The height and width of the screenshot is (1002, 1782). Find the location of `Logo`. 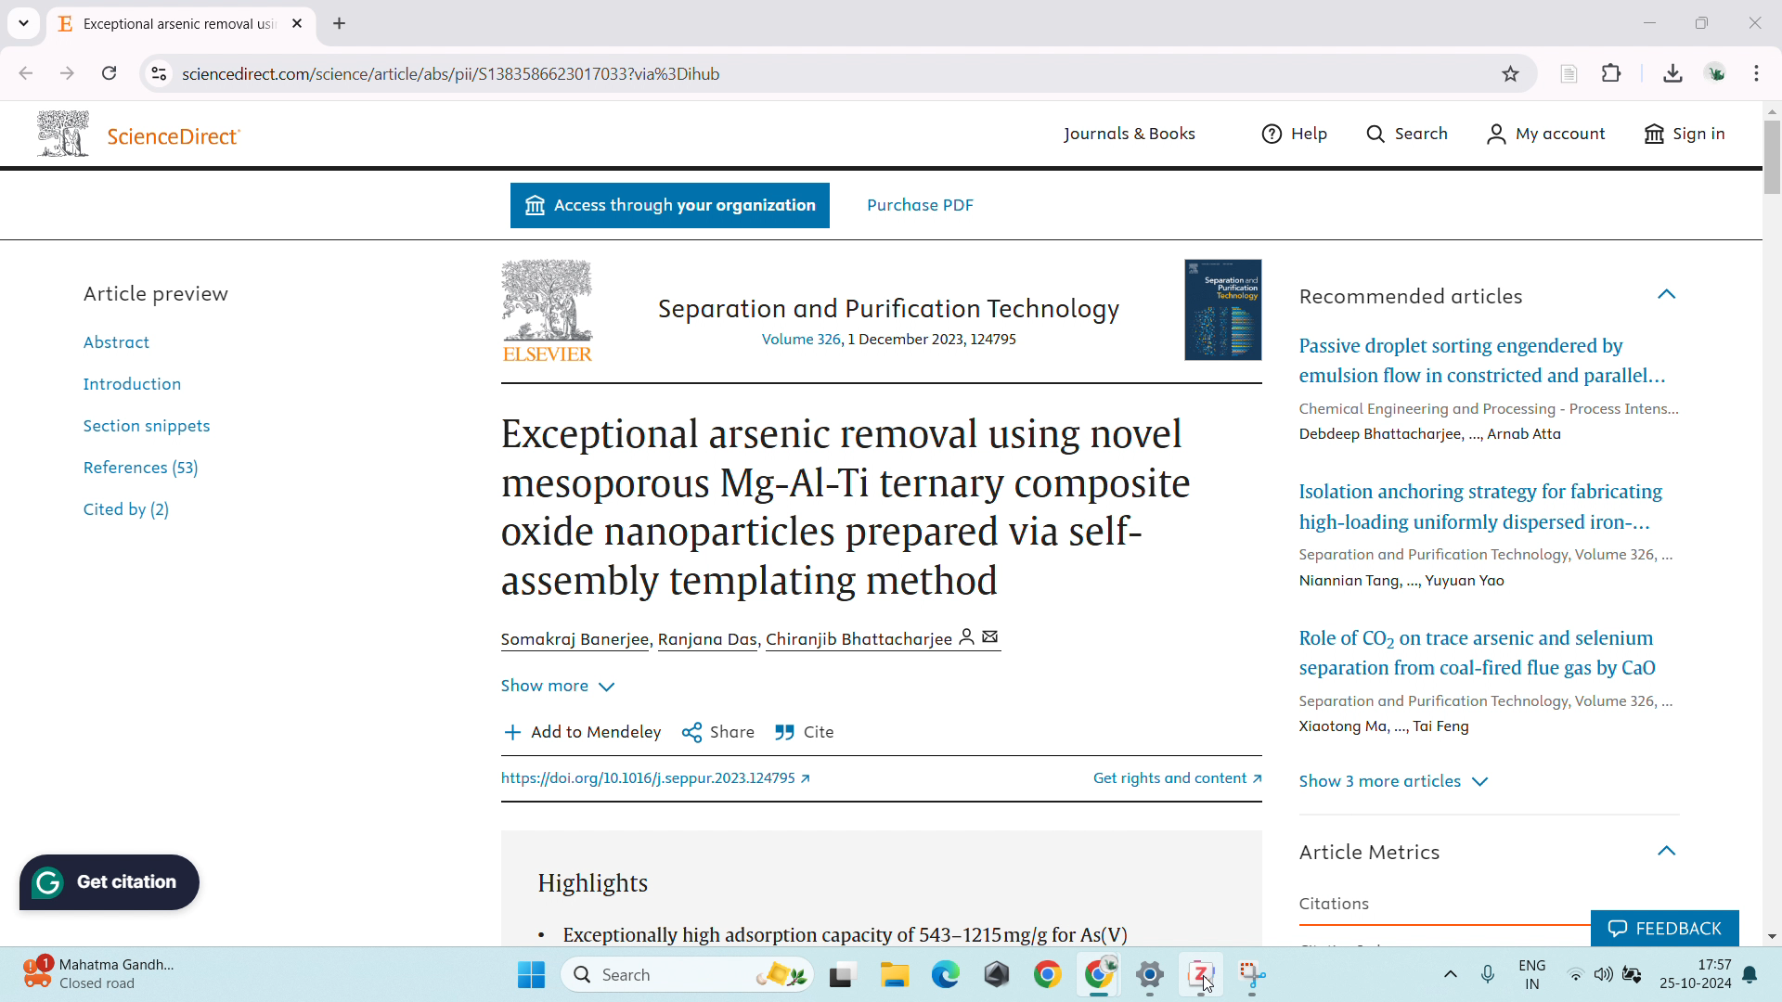

Logo is located at coordinates (59, 131).